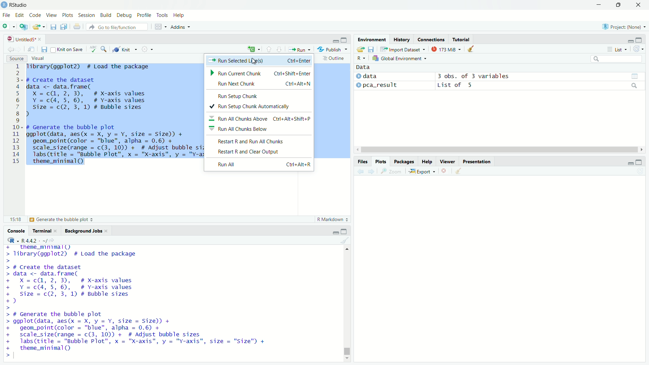  What do you see at coordinates (471, 48) in the screenshot?
I see `clear objects` at bounding box center [471, 48].